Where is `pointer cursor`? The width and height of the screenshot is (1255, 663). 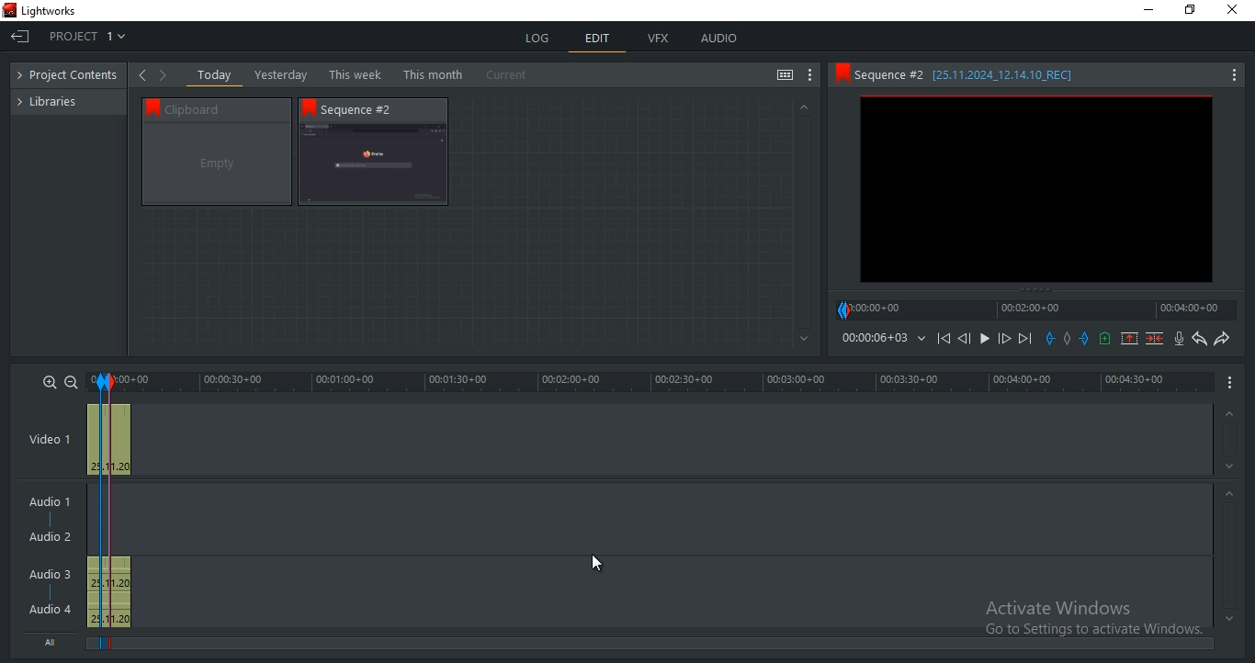 pointer cursor is located at coordinates (597, 562).